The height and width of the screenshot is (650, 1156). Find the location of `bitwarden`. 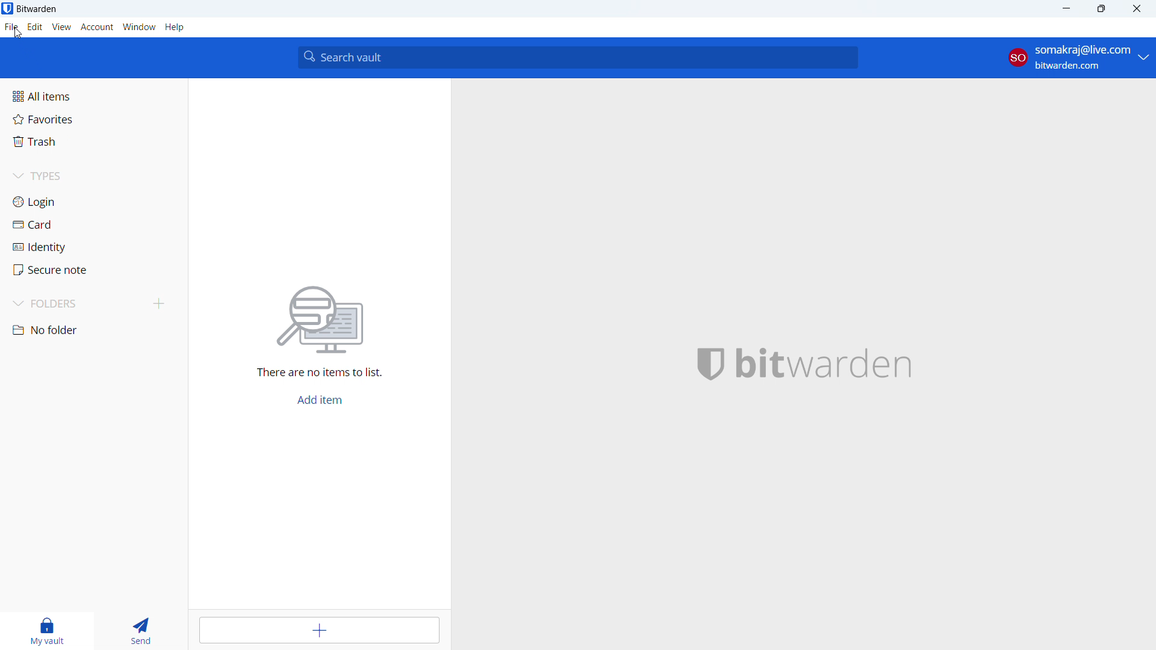

bitwarden is located at coordinates (833, 361).